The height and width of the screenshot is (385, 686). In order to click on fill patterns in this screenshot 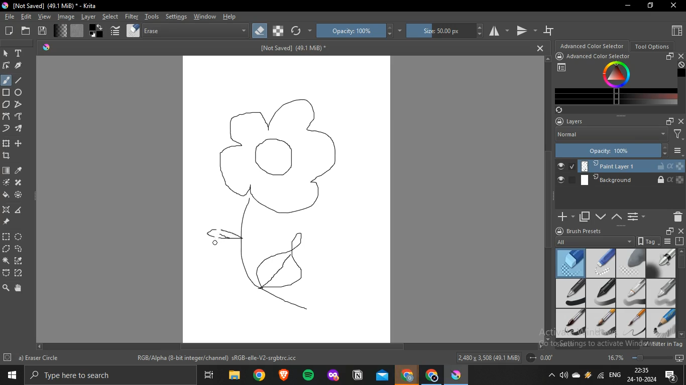, I will do `click(78, 31)`.